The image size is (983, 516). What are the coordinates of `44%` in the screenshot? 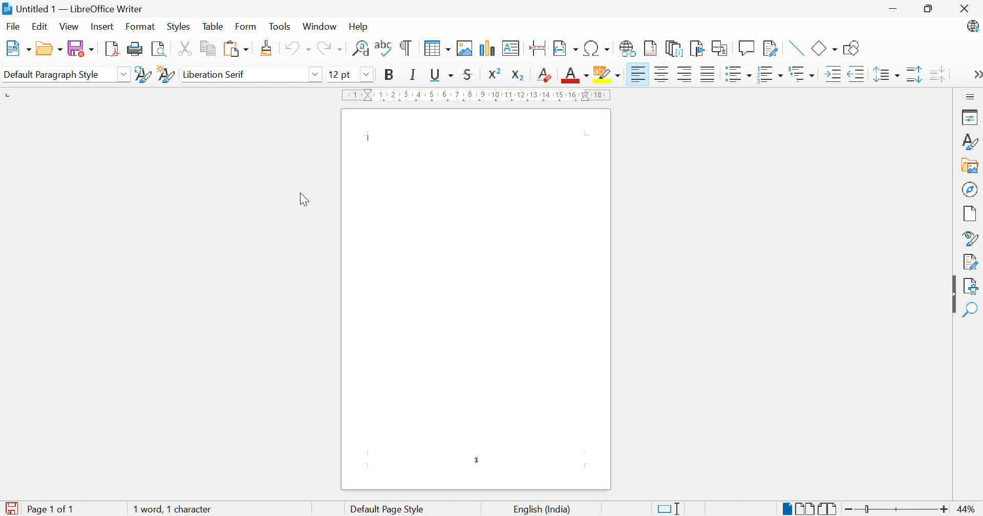 It's located at (968, 509).